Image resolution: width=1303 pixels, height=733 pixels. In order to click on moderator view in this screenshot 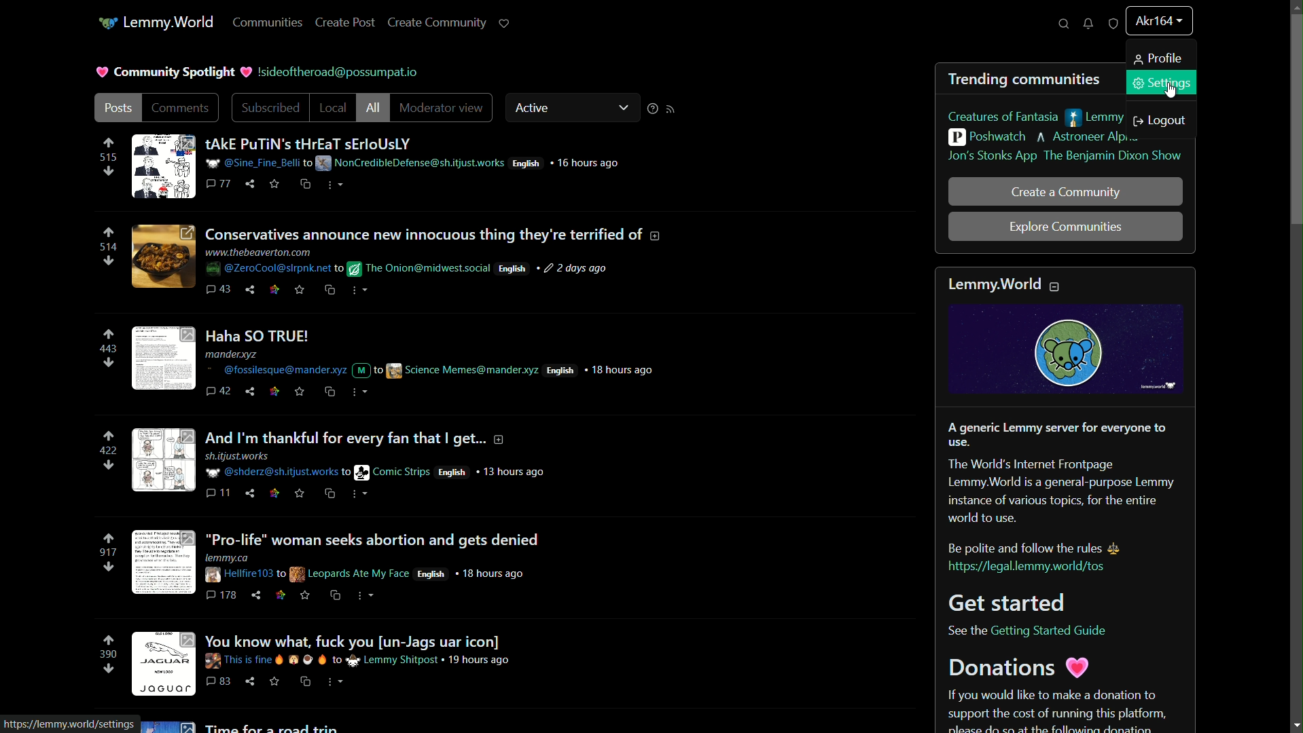, I will do `click(442, 107)`.